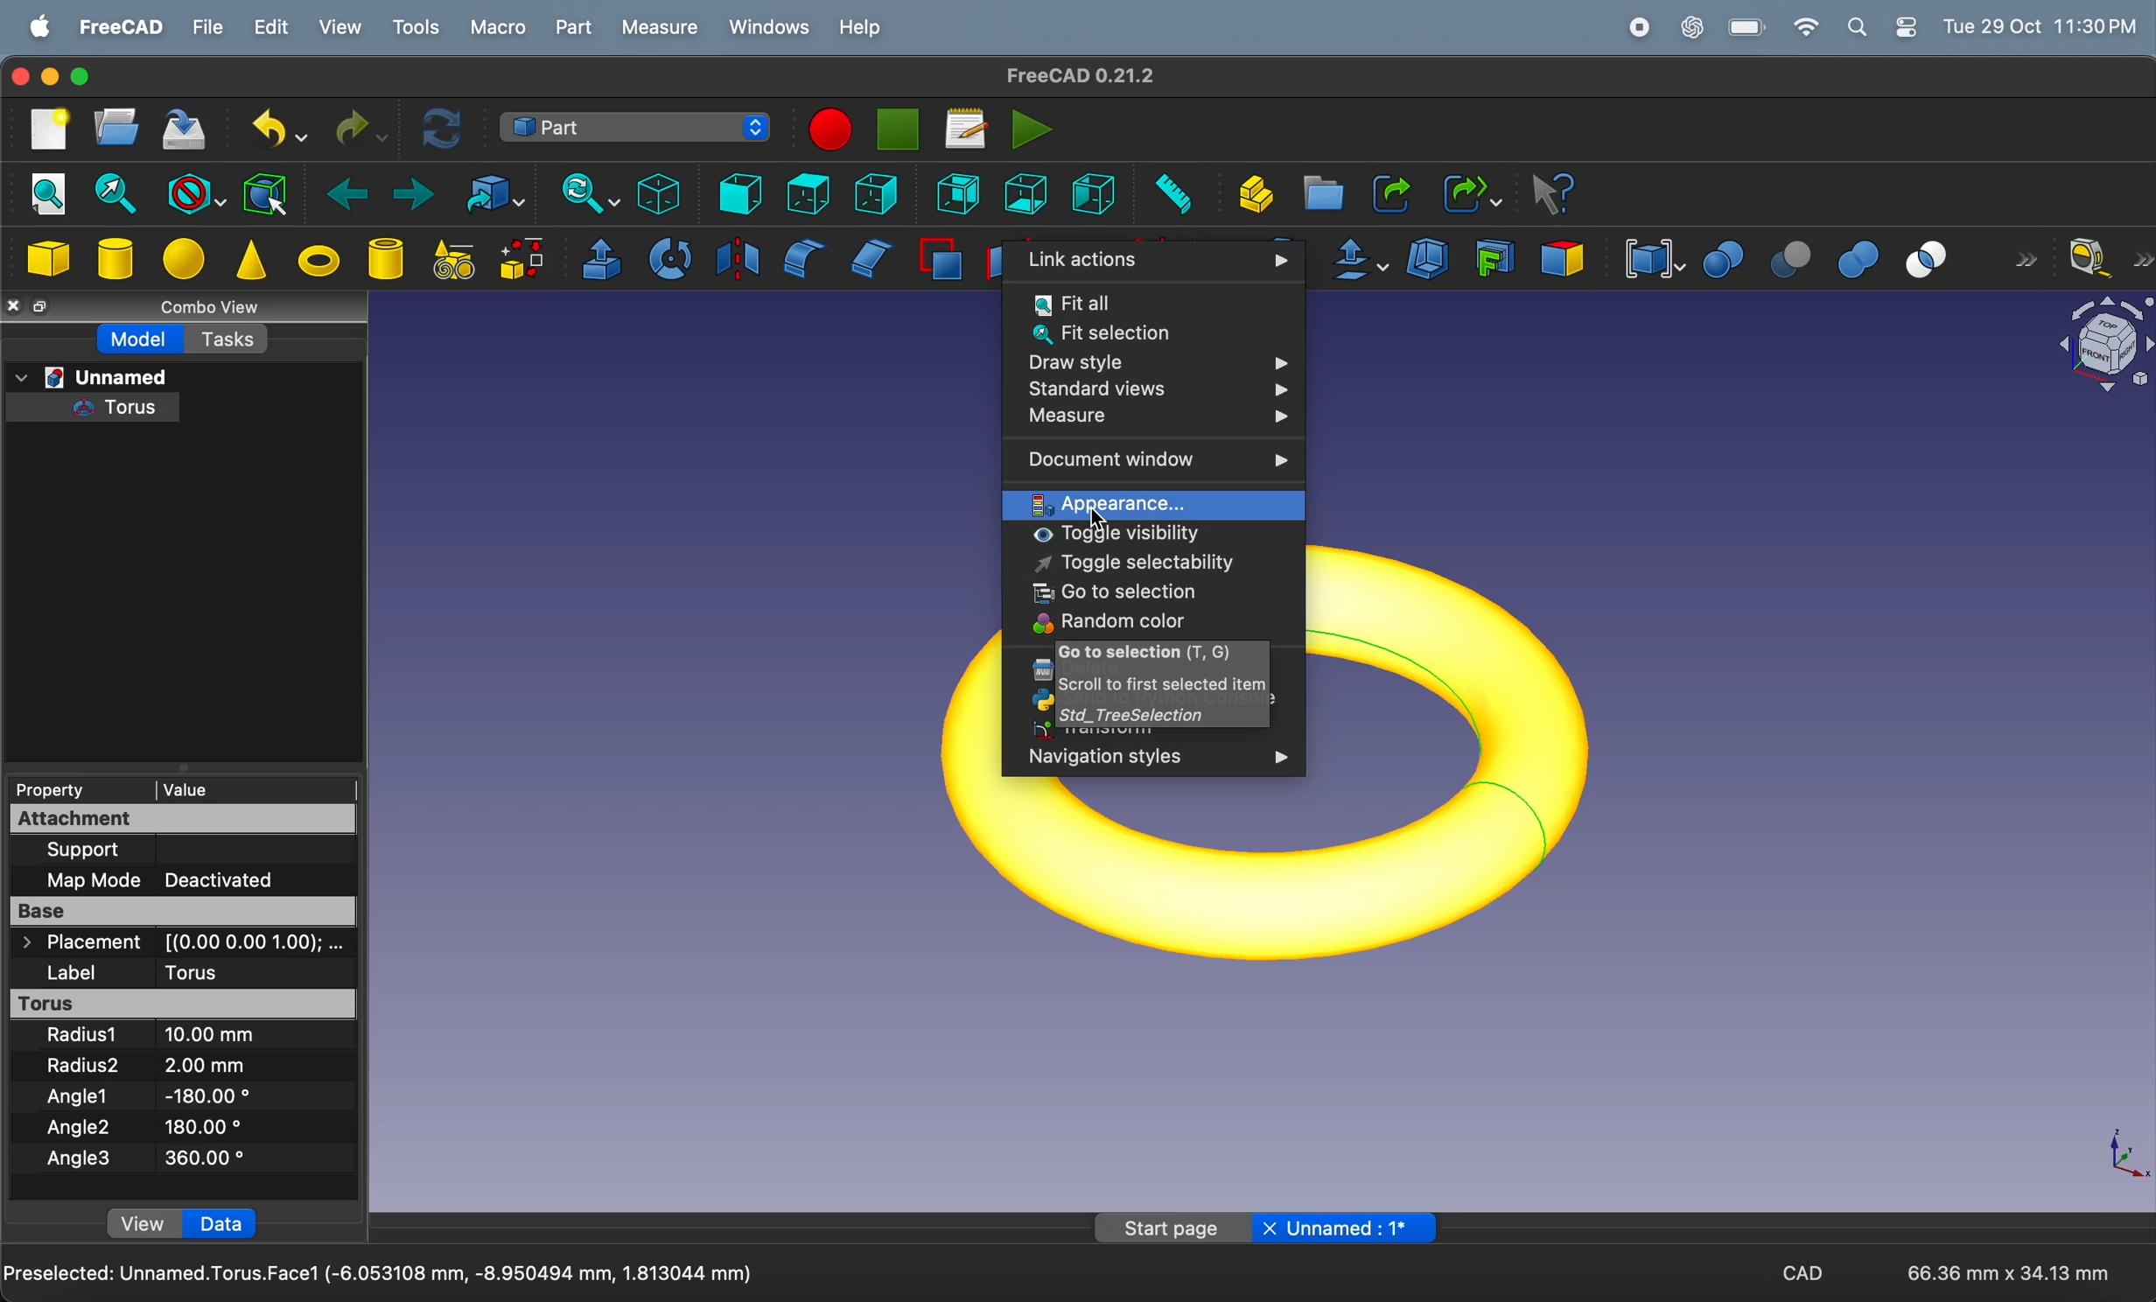 The width and height of the screenshot is (2156, 1302). What do you see at coordinates (1147, 418) in the screenshot?
I see `measure` at bounding box center [1147, 418].